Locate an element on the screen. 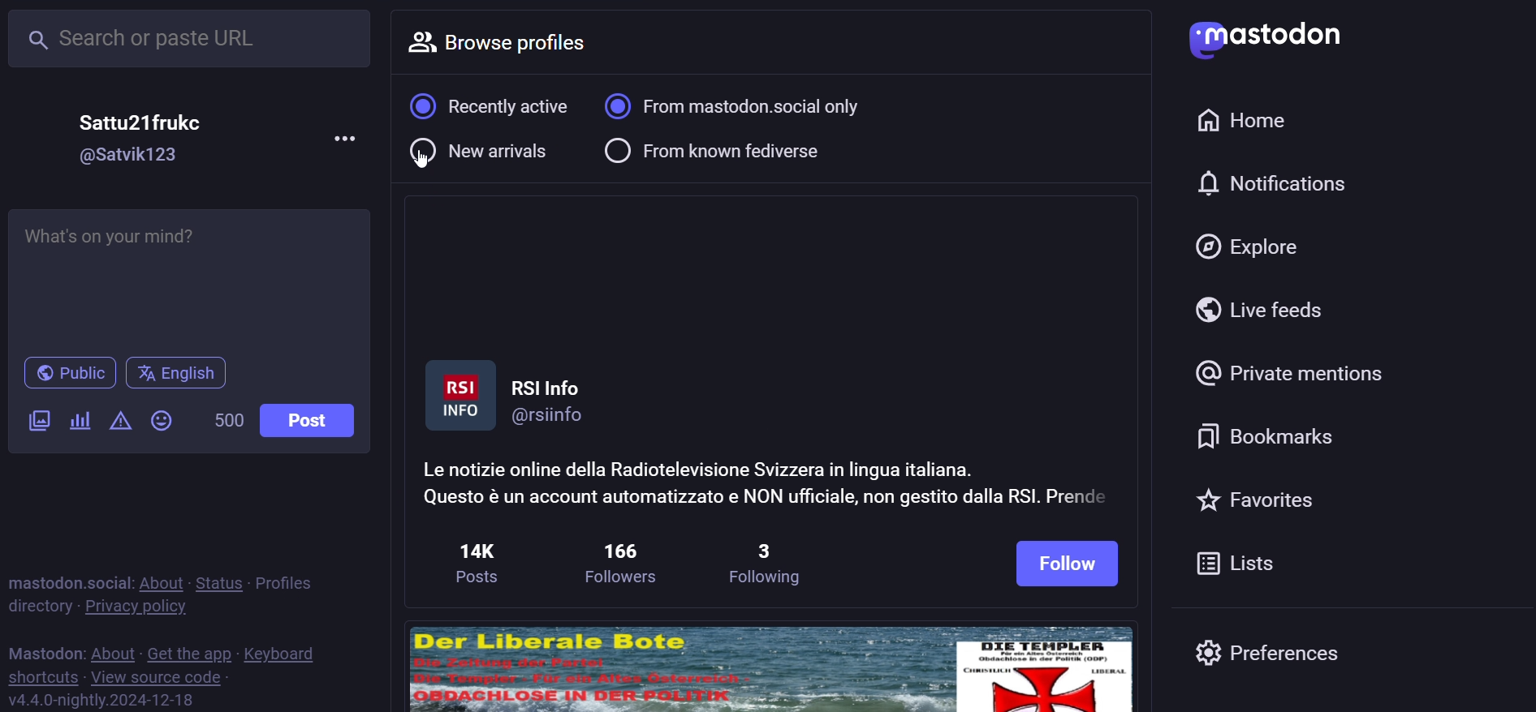  directory is located at coordinates (35, 607).